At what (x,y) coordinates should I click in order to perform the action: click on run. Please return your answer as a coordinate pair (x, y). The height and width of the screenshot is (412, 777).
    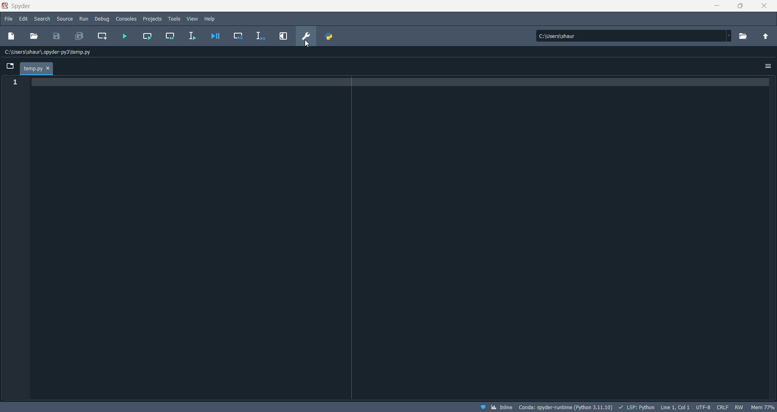
    Looking at the image, I should click on (83, 19).